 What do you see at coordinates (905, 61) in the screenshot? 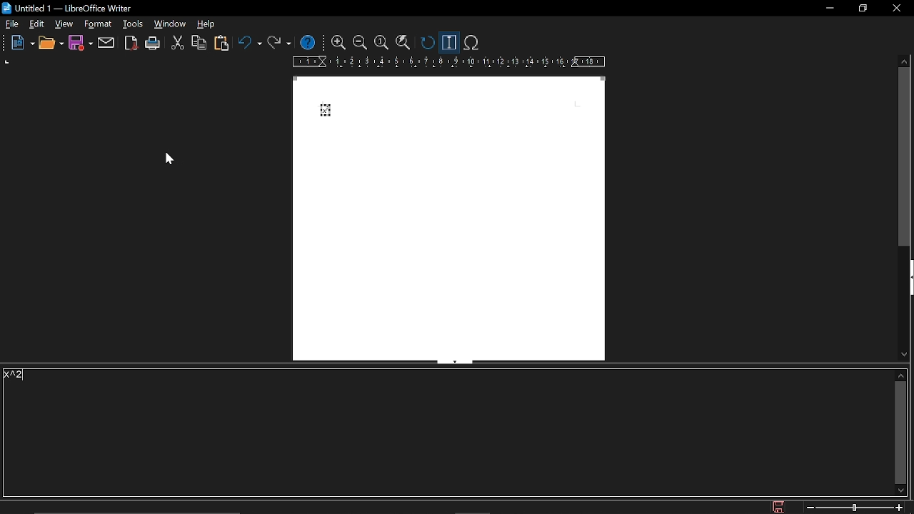
I see `move up` at bounding box center [905, 61].